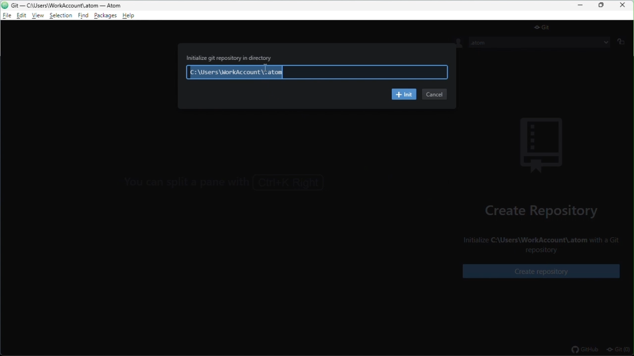  What do you see at coordinates (267, 67) in the screenshot?
I see `cursor` at bounding box center [267, 67].